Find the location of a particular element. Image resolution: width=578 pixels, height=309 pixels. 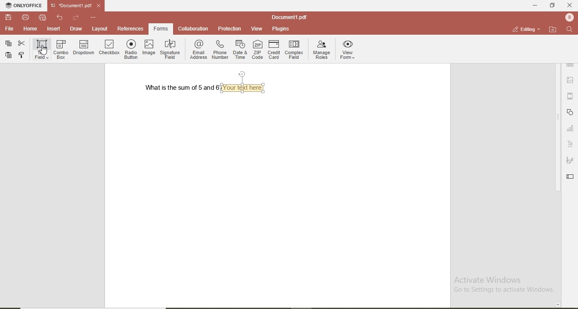

protection is located at coordinates (230, 29).